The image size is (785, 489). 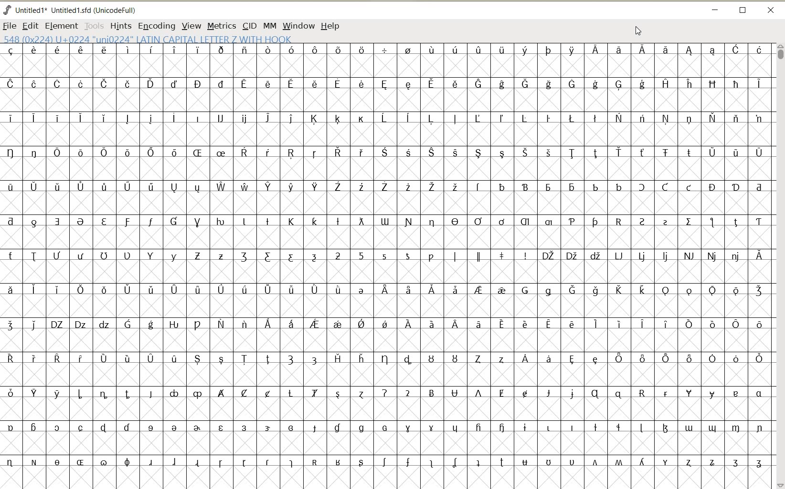 What do you see at coordinates (7, 10) in the screenshot?
I see `FONTFORGE` at bounding box center [7, 10].